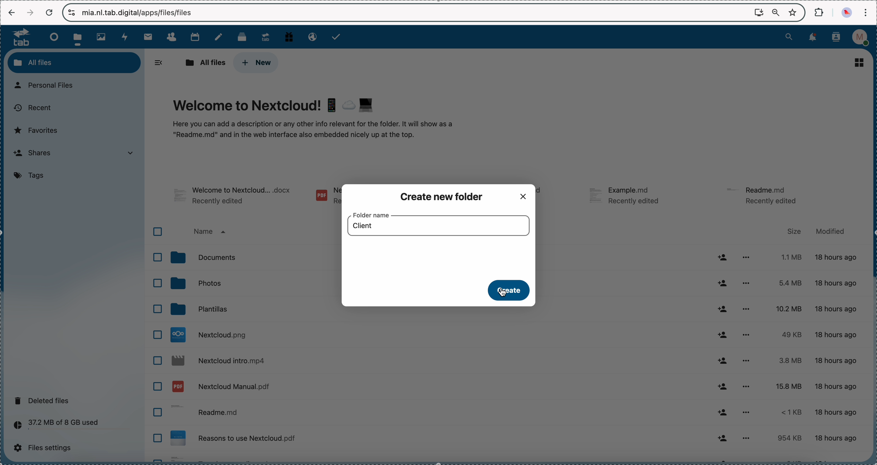 The height and width of the screenshot is (465, 877). Describe the element at coordinates (510, 459) in the screenshot. I see `file` at that location.